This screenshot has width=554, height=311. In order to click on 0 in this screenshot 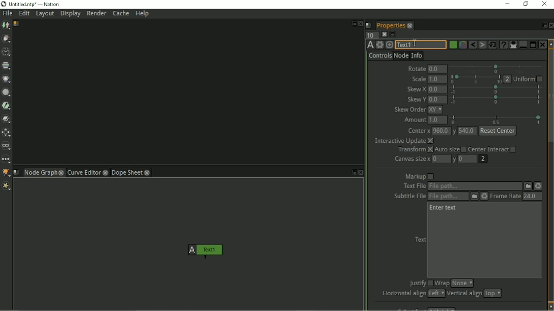, I will do `click(468, 159)`.